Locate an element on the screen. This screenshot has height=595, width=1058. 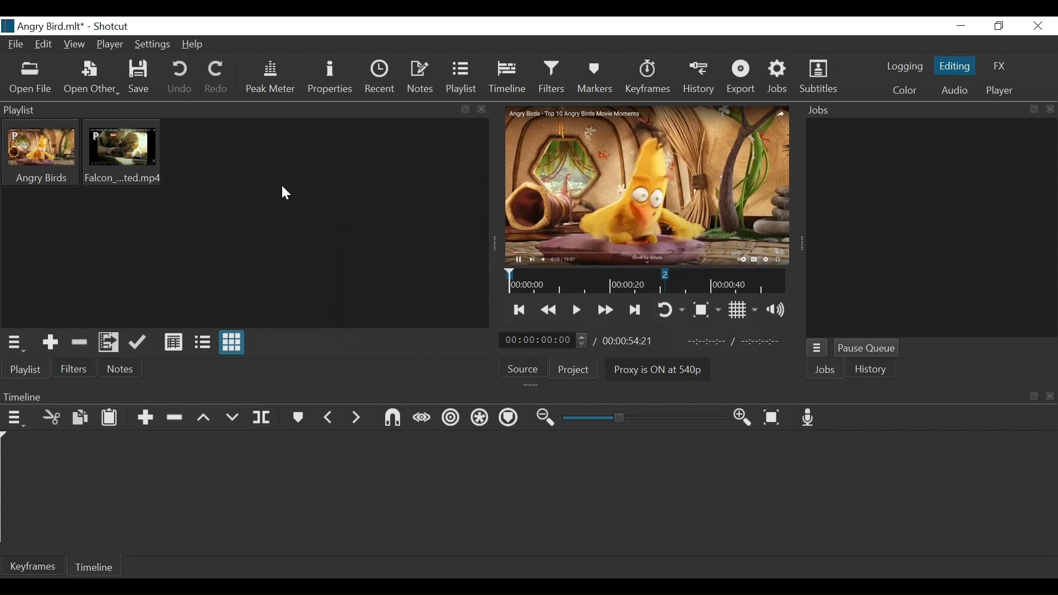
Split at playhead is located at coordinates (264, 419).